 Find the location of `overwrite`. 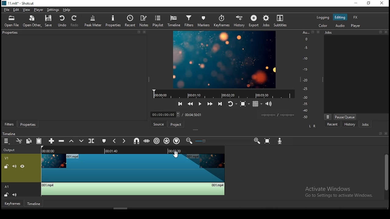

overwrite is located at coordinates (81, 141).